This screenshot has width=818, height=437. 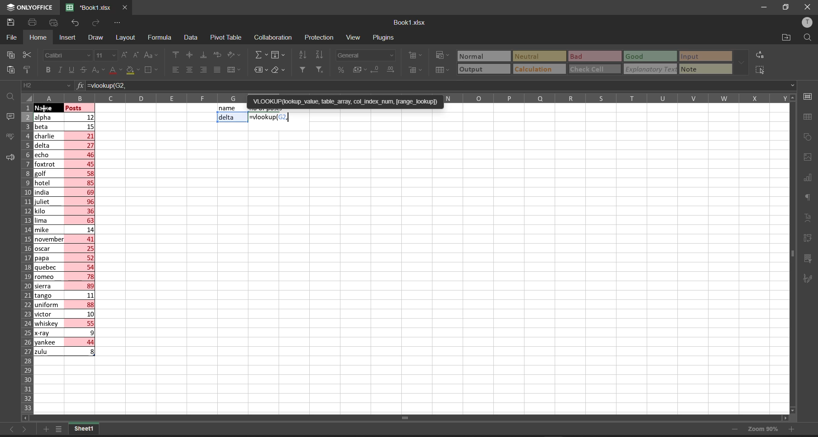 What do you see at coordinates (134, 71) in the screenshot?
I see `fill color` at bounding box center [134, 71].